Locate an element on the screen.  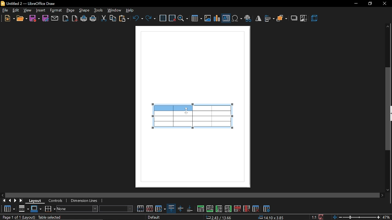
help is located at coordinates (131, 10).